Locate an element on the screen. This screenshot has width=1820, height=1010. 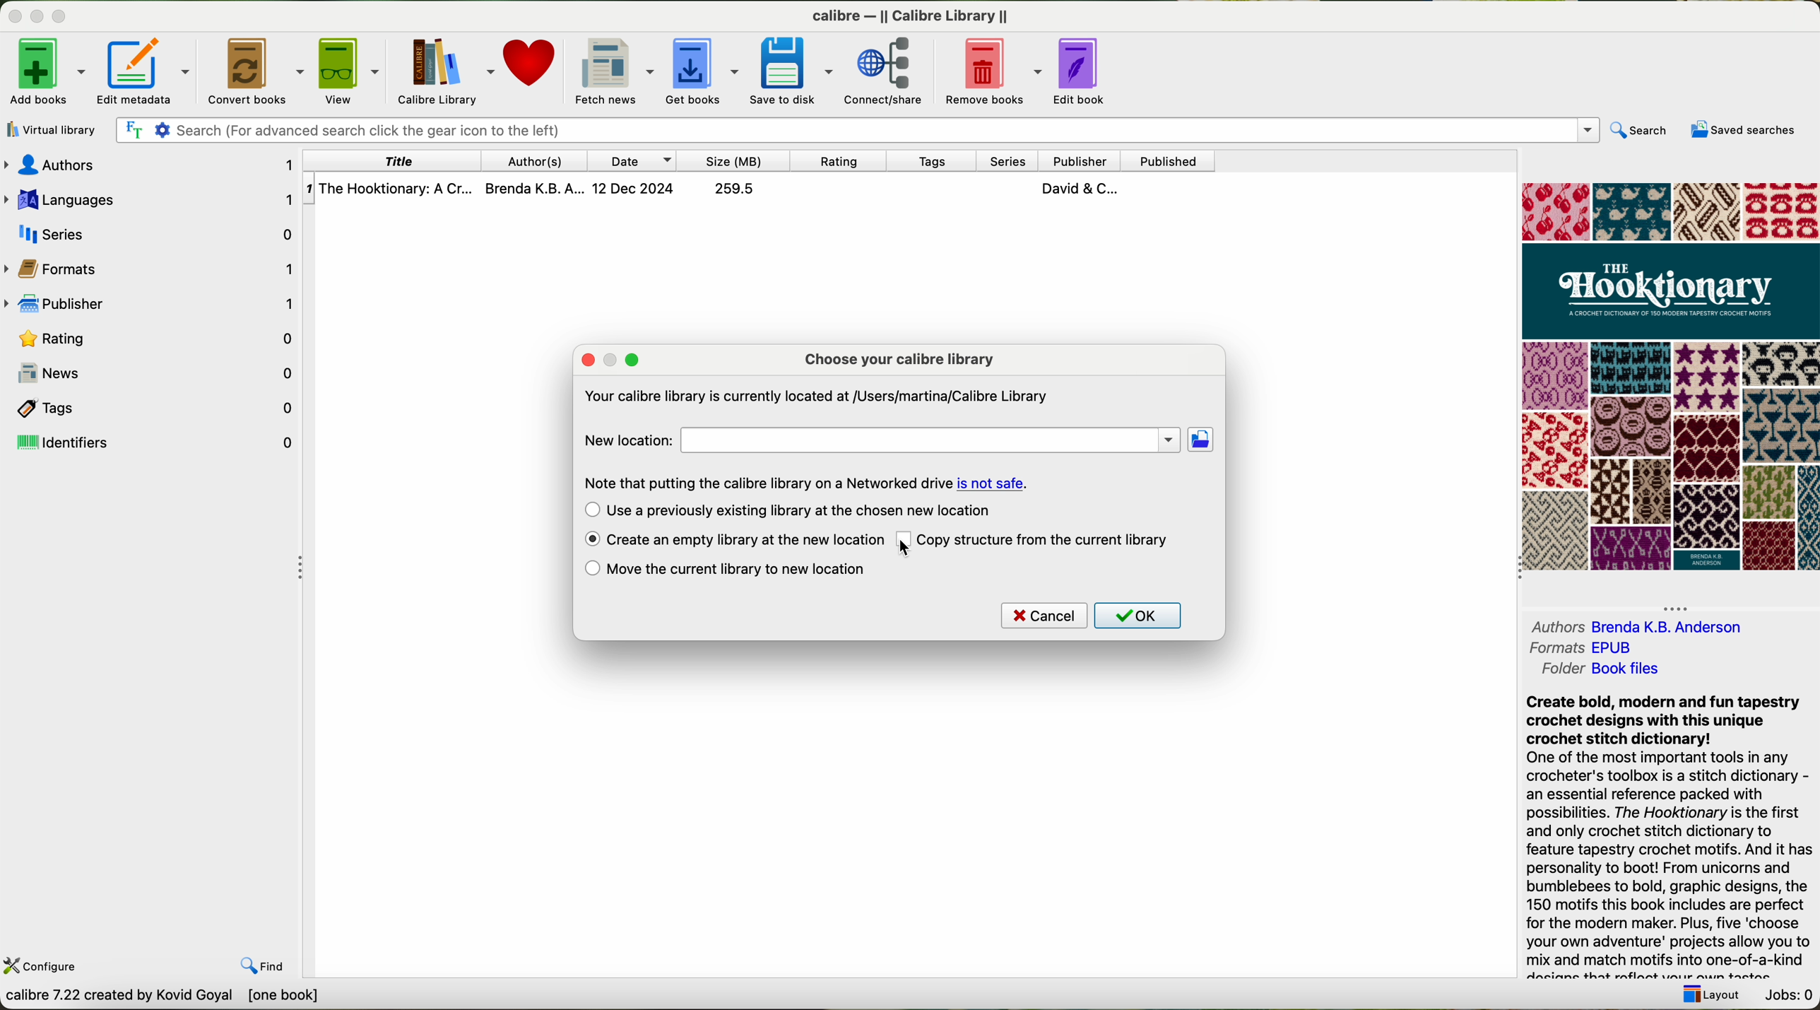
search bar is located at coordinates (890, 129).